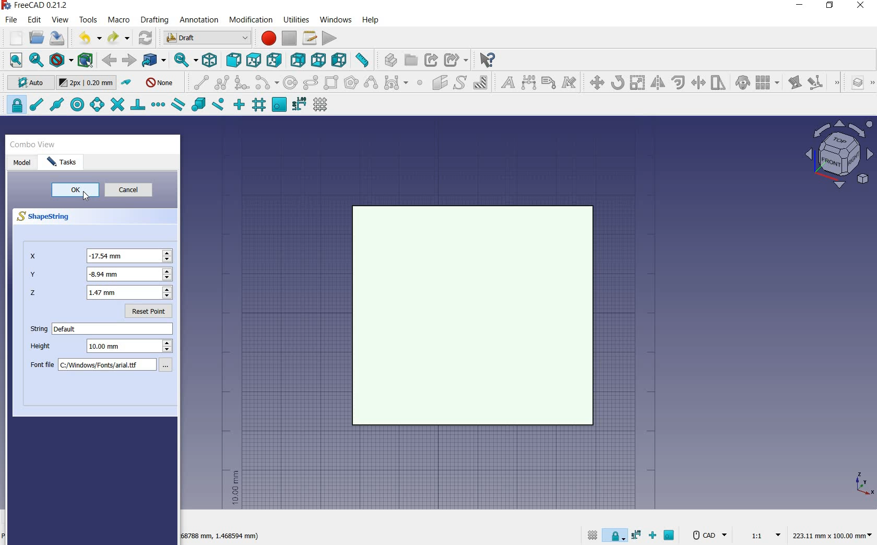  Describe the element at coordinates (670, 537) in the screenshot. I see `snap working plane` at that location.